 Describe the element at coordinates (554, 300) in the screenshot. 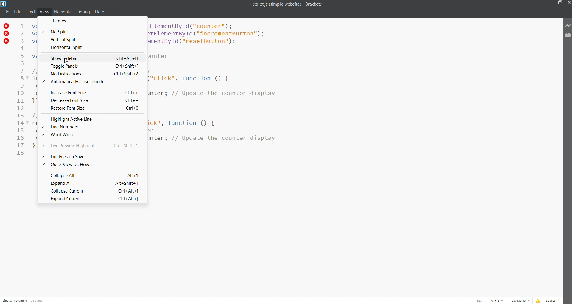

I see `space count` at that location.